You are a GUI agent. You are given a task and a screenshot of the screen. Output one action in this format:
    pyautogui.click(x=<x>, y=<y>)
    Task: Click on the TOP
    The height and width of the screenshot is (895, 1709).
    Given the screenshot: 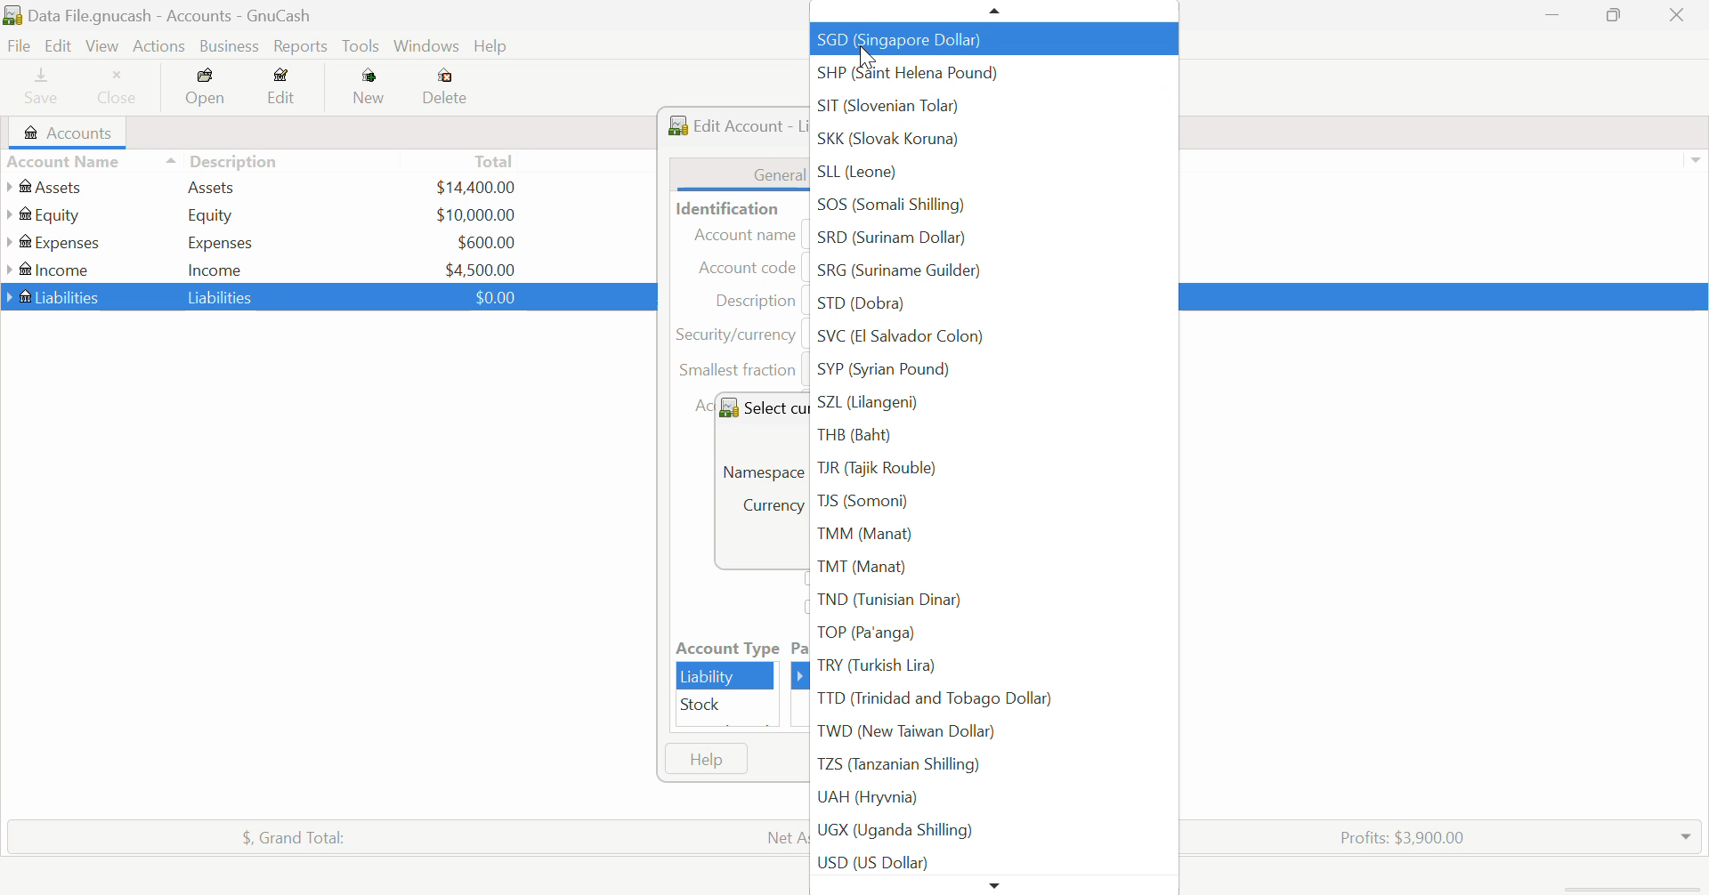 What is the action you would take?
    pyautogui.click(x=990, y=633)
    